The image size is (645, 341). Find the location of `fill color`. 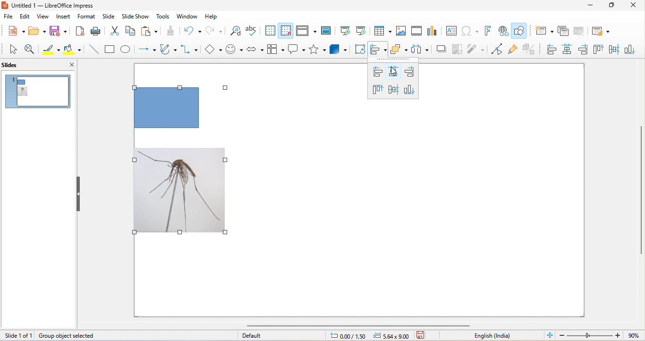

fill color is located at coordinates (75, 50).